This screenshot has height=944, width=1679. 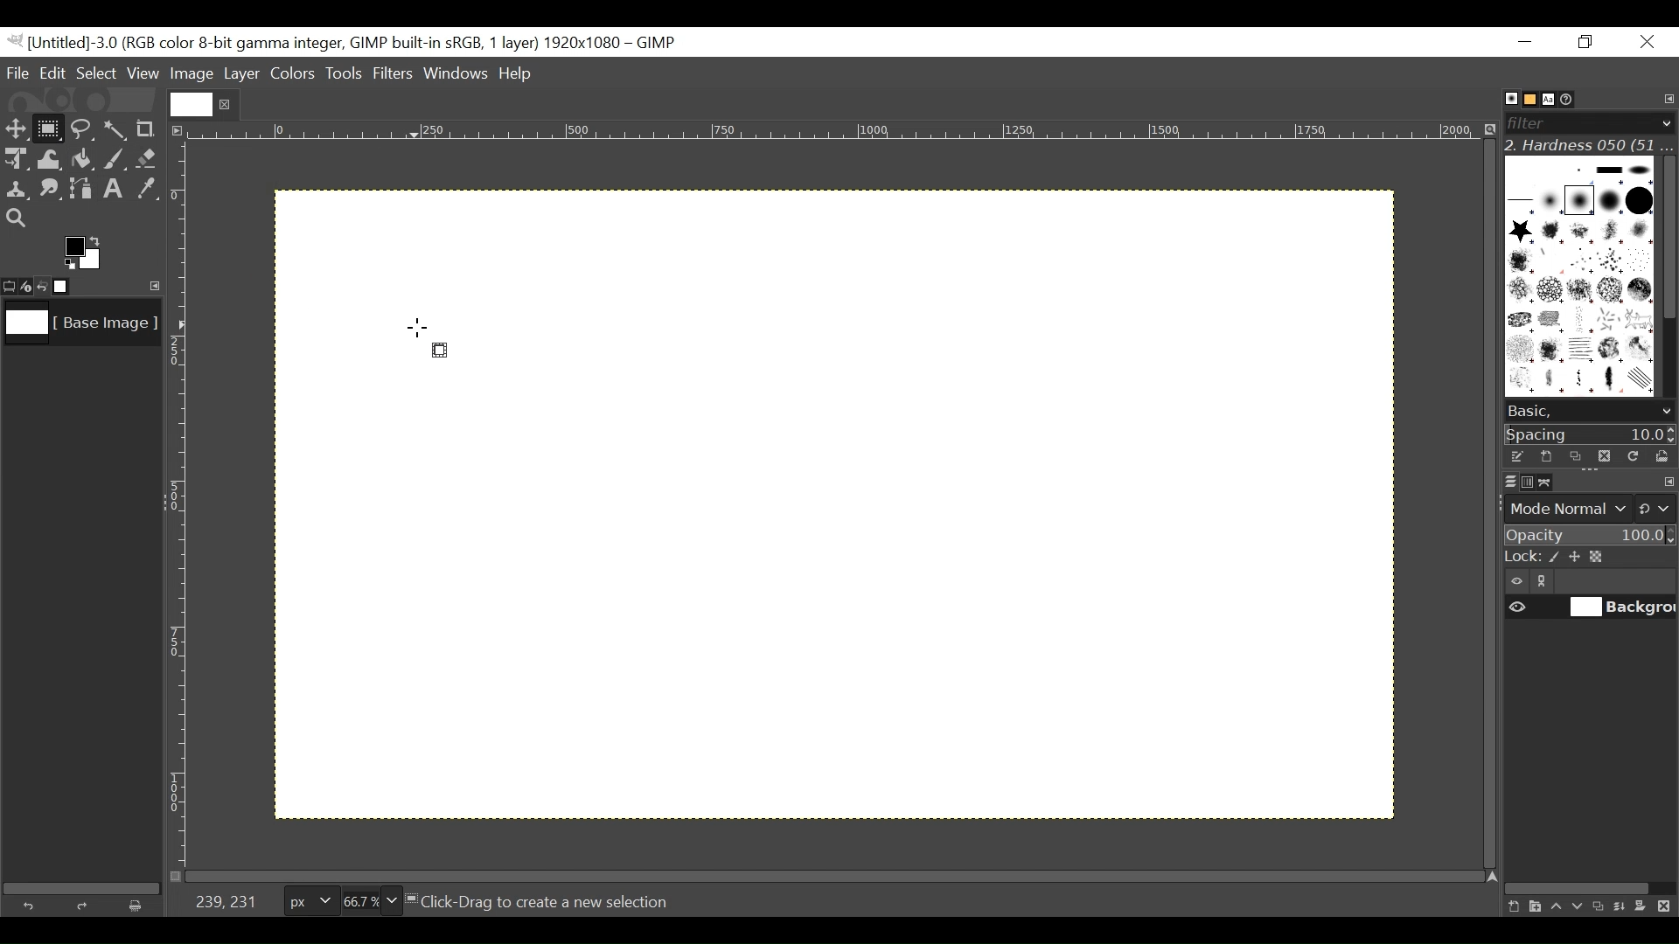 What do you see at coordinates (16, 217) in the screenshot?
I see `Zoom tool` at bounding box center [16, 217].